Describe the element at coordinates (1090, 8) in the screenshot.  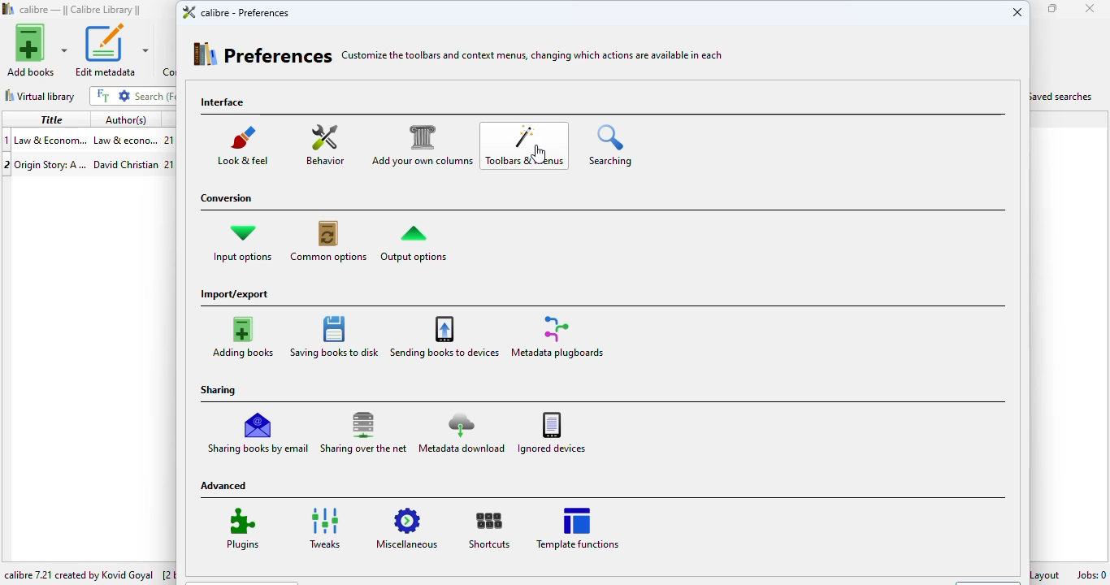
I see `close` at that location.